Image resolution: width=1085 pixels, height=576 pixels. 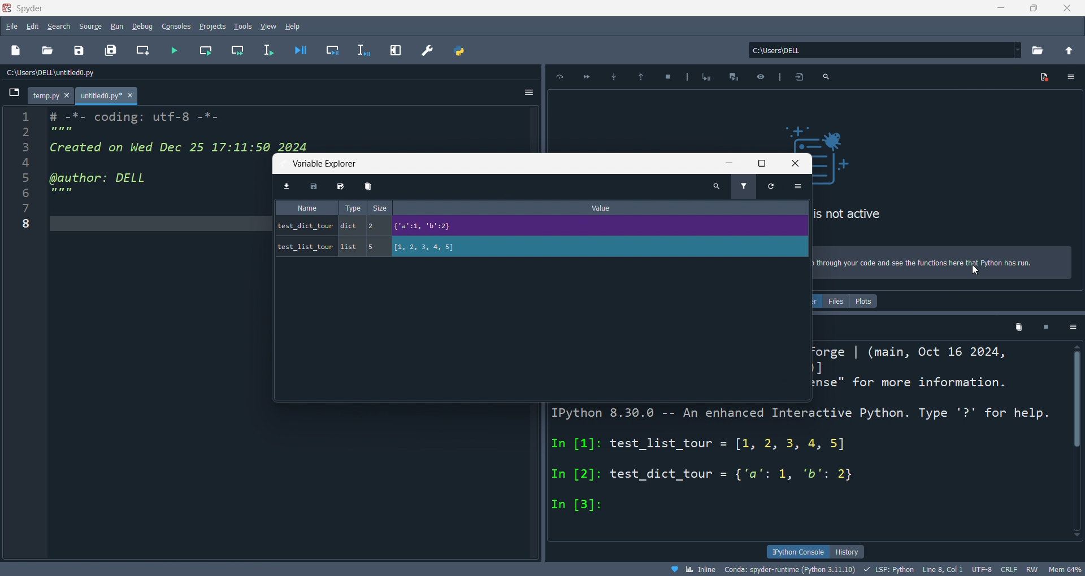 What do you see at coordinates (242, 27) in the screenshot?
I see `tools` at bounding box center [242, 27].